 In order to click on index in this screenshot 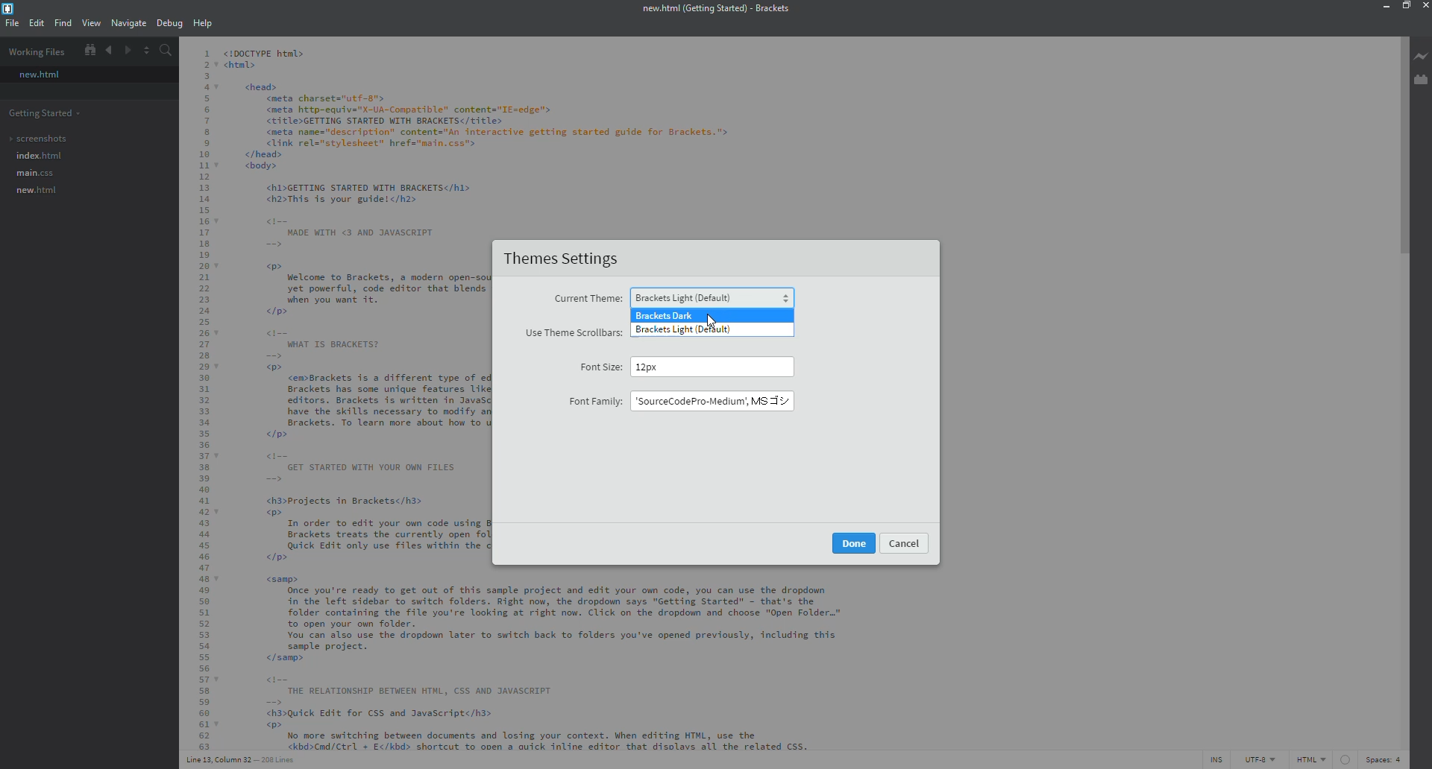, I will do `click(37, 156)`.